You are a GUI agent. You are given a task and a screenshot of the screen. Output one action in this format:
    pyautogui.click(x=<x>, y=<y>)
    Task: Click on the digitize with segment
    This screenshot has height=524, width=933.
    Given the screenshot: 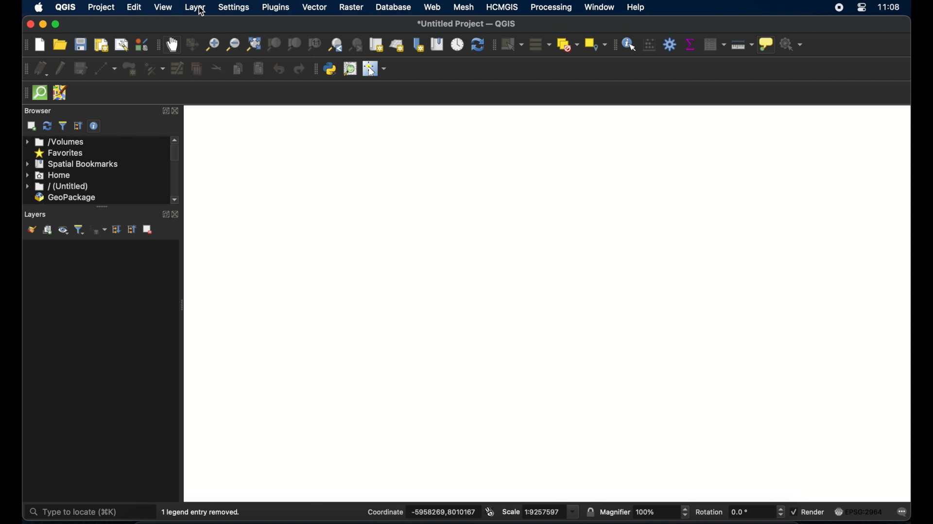 What is the action you would take?
    pyautogui.click(x=106, y=68)
    